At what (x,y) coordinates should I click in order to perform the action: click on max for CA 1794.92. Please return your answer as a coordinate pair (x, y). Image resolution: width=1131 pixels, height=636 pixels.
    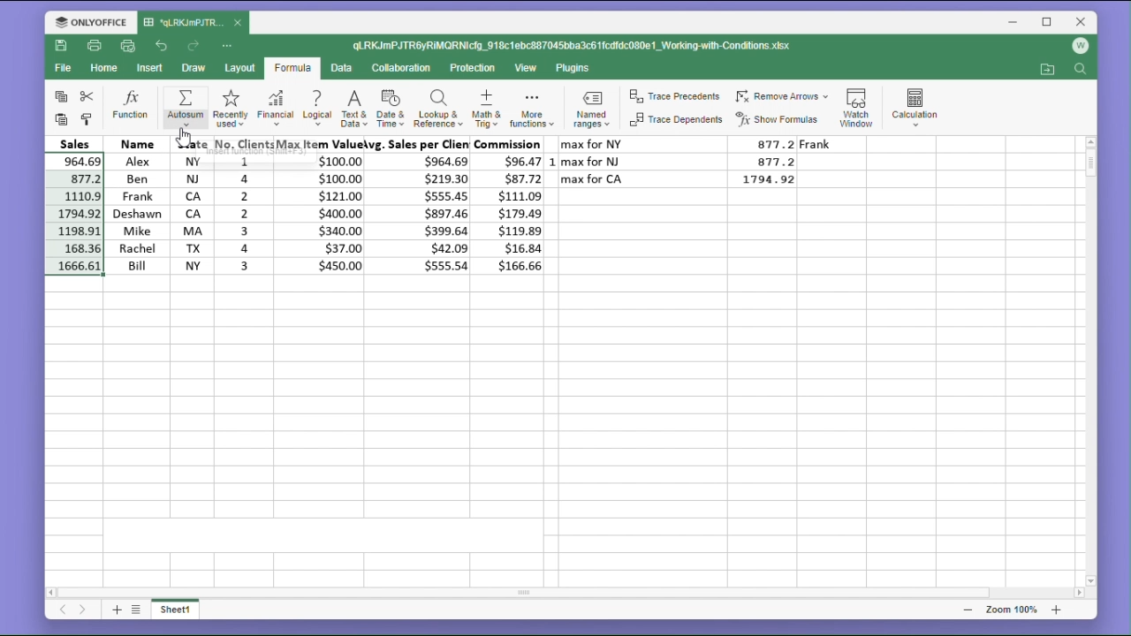
    Looking at the image, I should click on (684, 179).